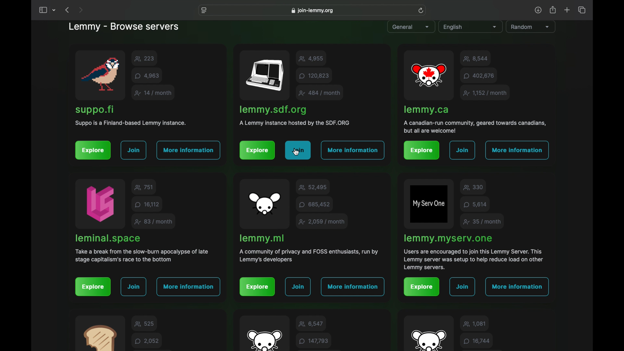  I want to click on participants, so click(474, 323).